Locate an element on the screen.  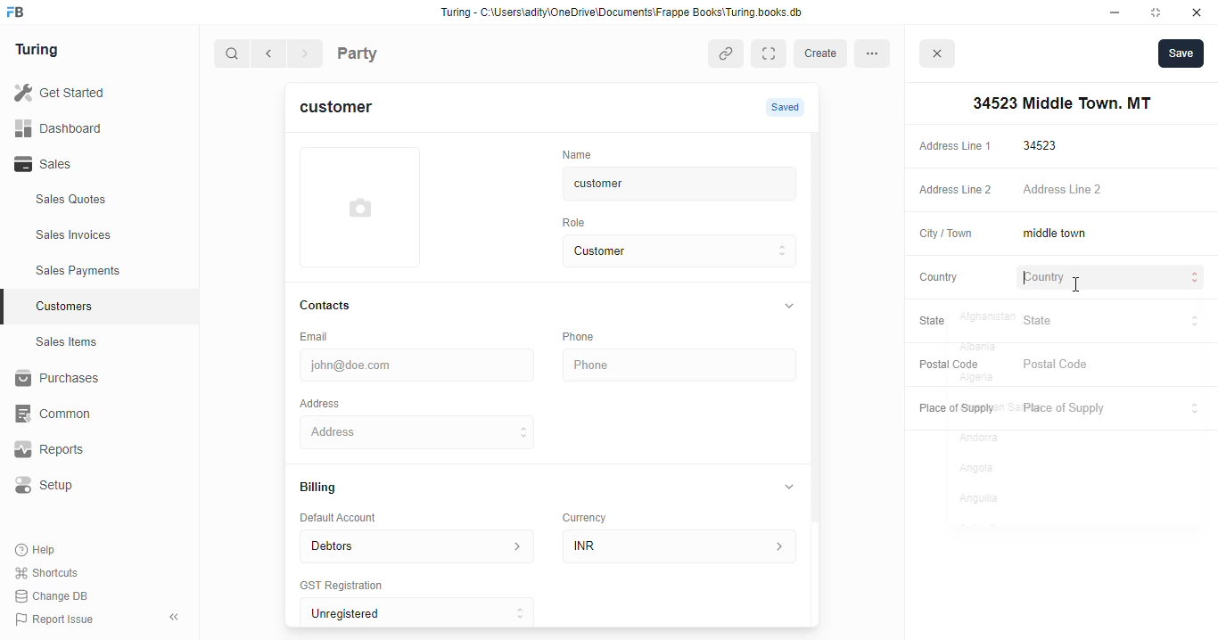
john@doe.com is located at coordinates (420, 363).